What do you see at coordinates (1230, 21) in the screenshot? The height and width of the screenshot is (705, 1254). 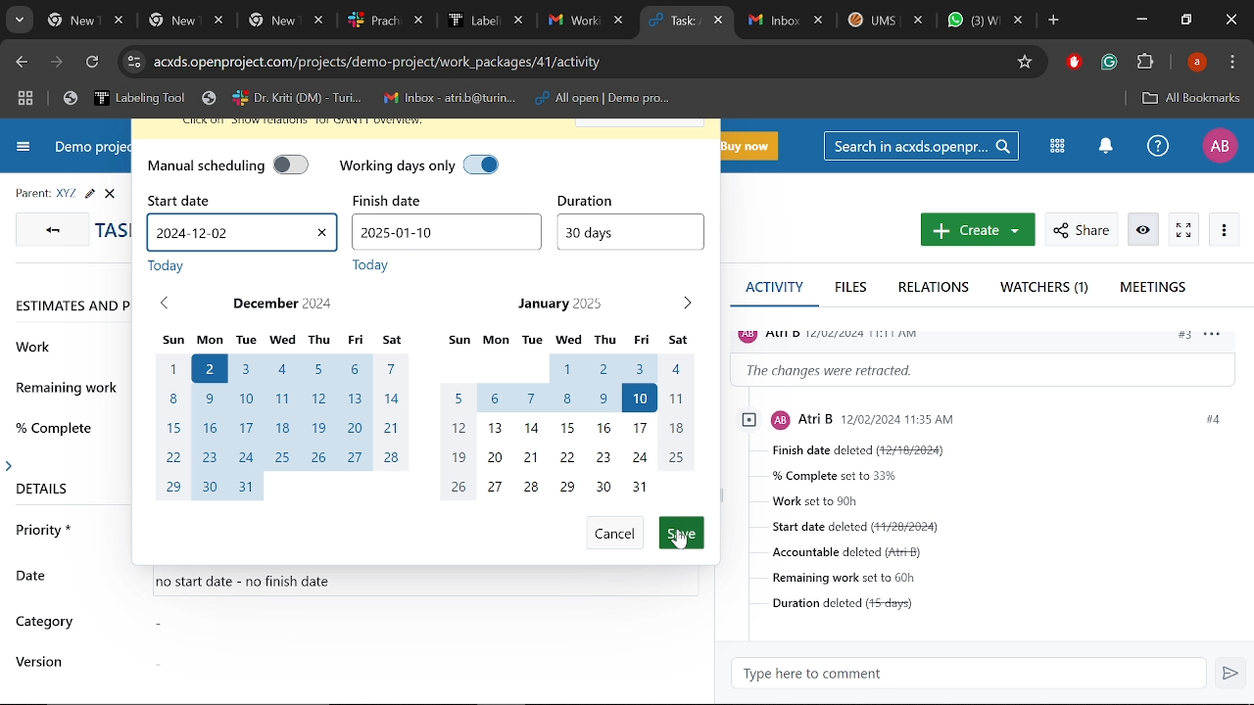 I see `Close` at bounding box center [1230, 21].